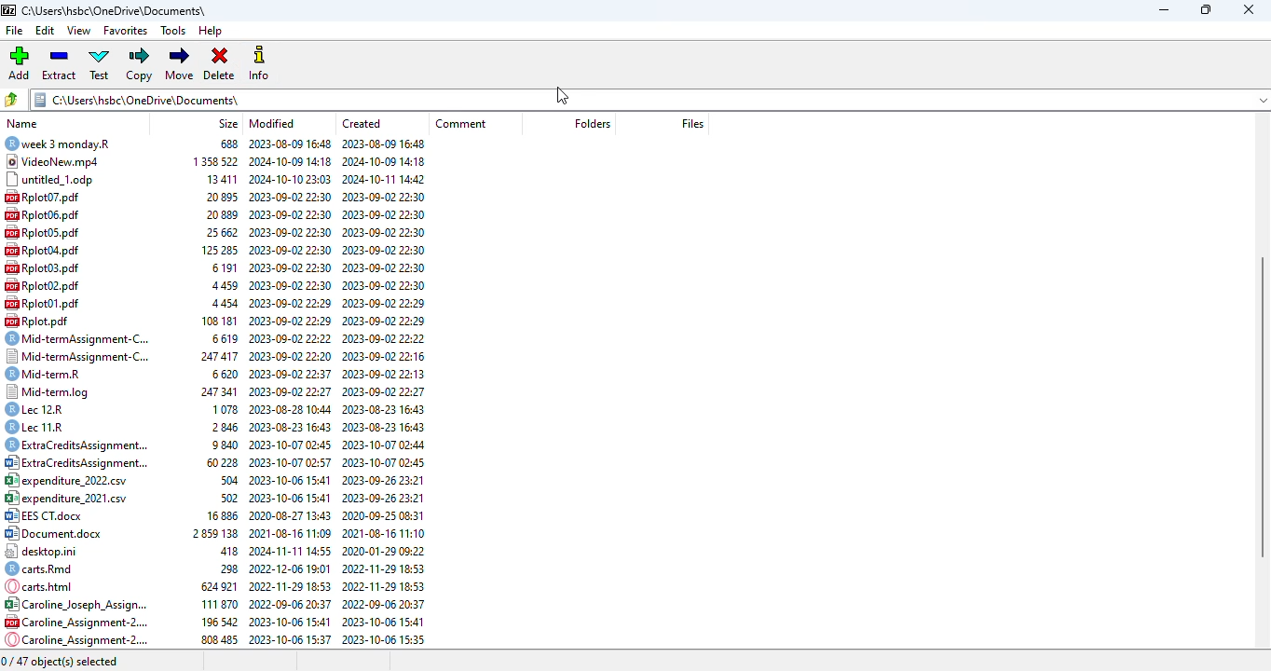 The height and width of the screenshot is (671, 1271). I want to click on 60228, so click(218, 462).